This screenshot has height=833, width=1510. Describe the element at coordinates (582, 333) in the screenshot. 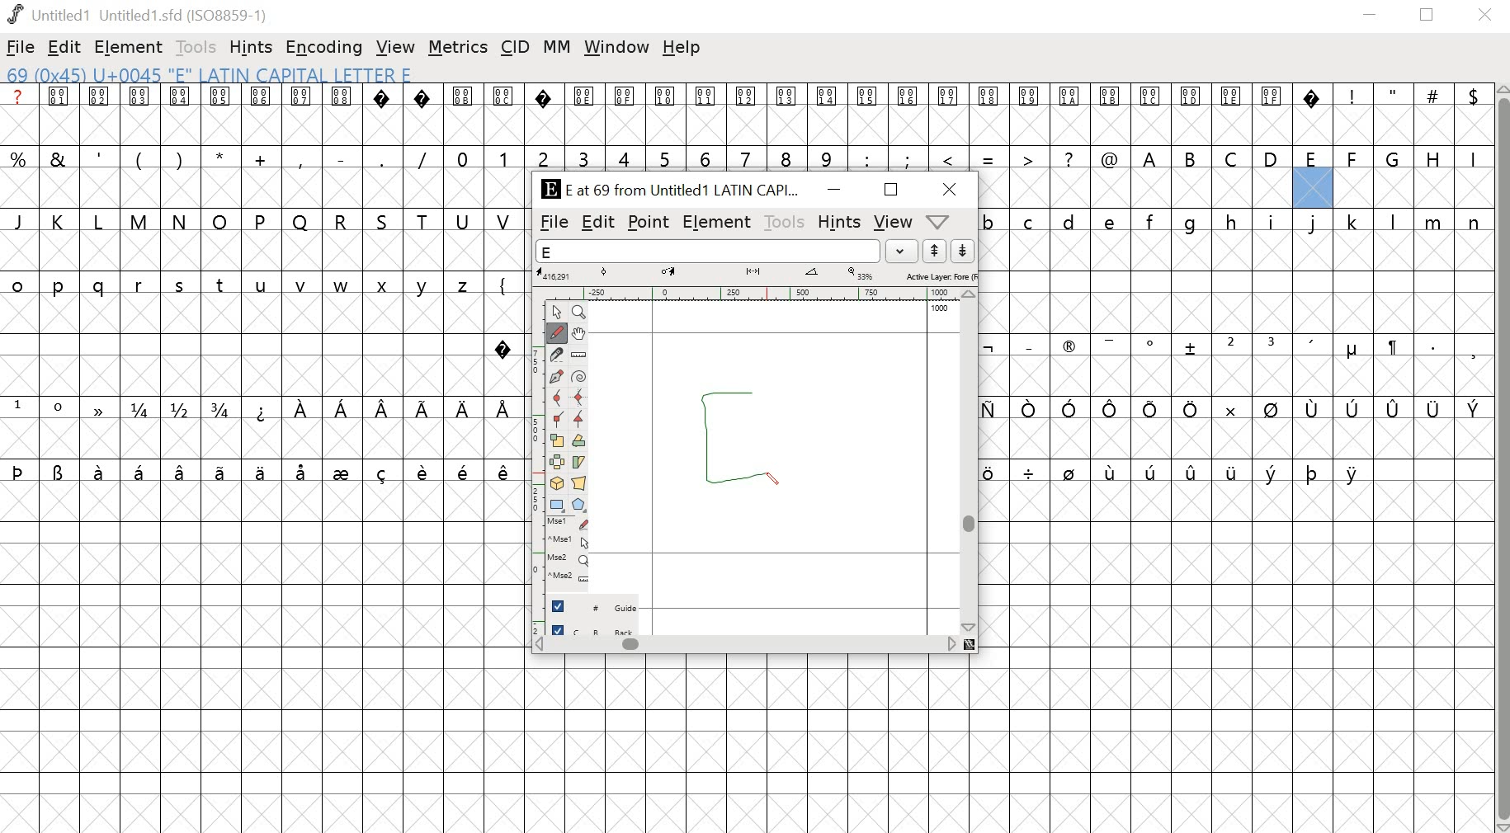

I see `Pan` at that location.